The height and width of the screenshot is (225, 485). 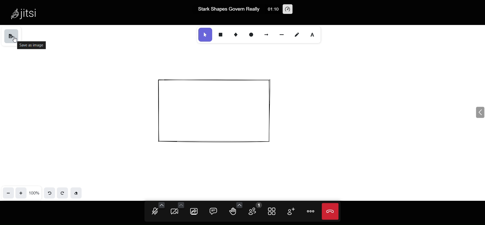 What do you see at coordinates (13, 36) in the screenshot?
I see `save as image` at bounding box center [13, 36].